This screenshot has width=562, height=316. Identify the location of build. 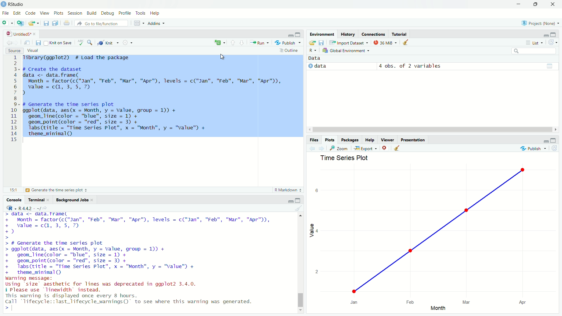
(92, 13).